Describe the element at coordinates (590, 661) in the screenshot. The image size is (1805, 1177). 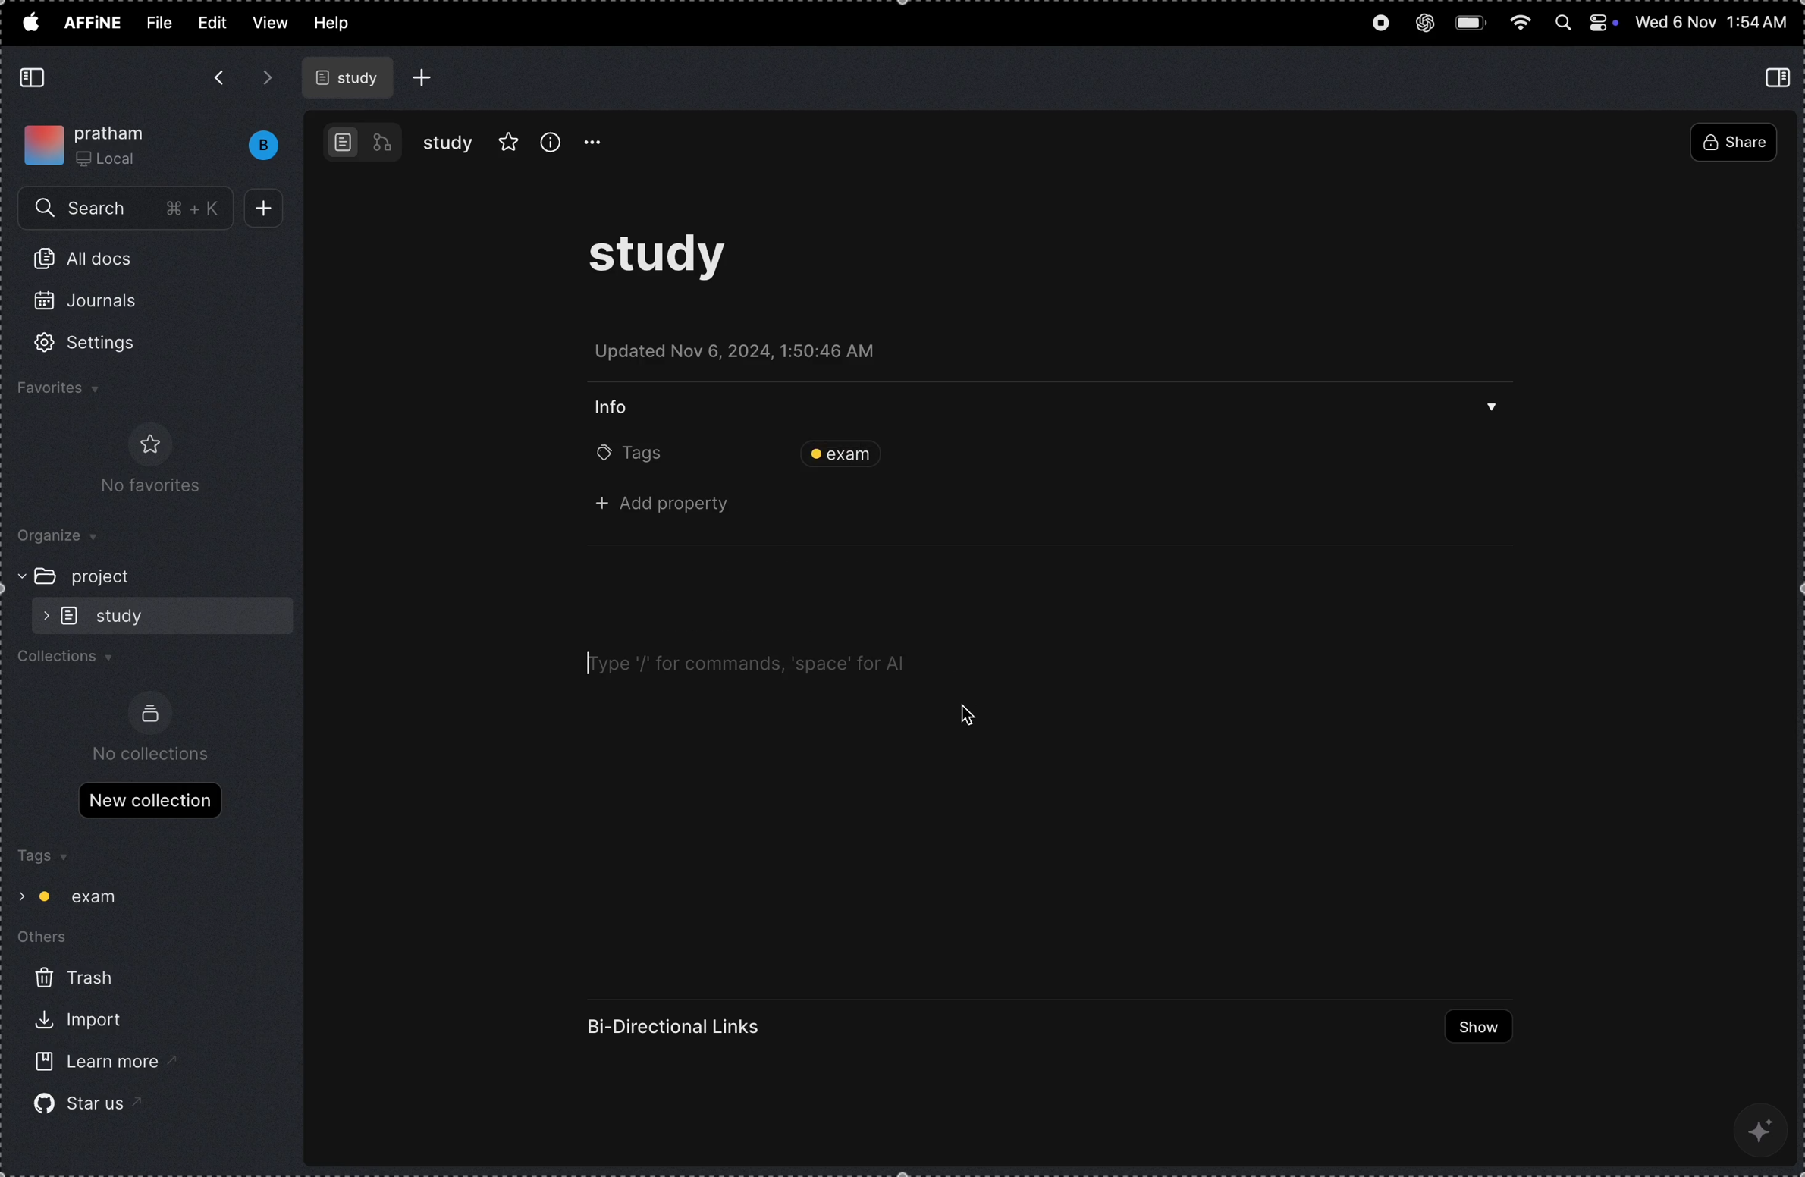
I see `cursor` at that location.